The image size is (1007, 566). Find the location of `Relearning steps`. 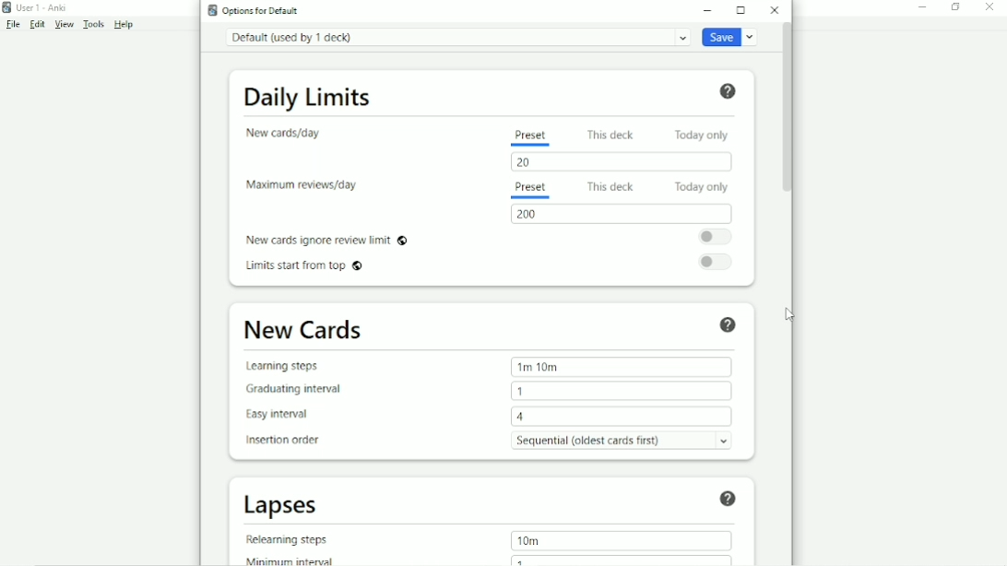

Relearning steps is located at coordinates (289, 540).